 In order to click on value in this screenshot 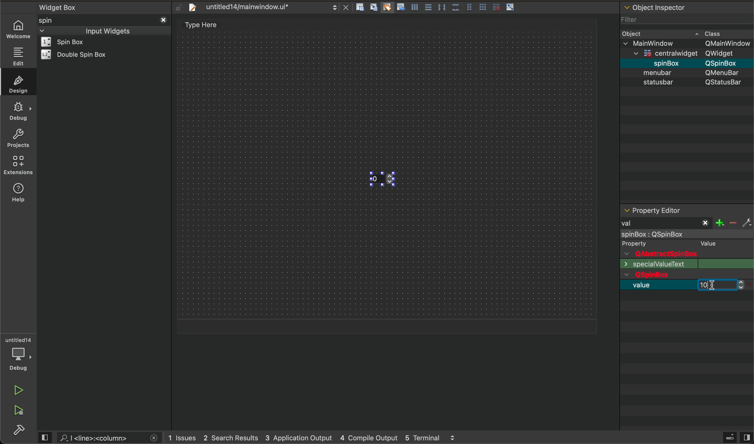, I will do `click(645, 285)`.